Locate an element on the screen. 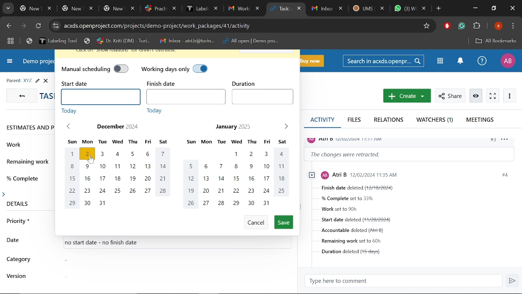 The image size is (522, 294). profile is located at coordinates (390, 174).